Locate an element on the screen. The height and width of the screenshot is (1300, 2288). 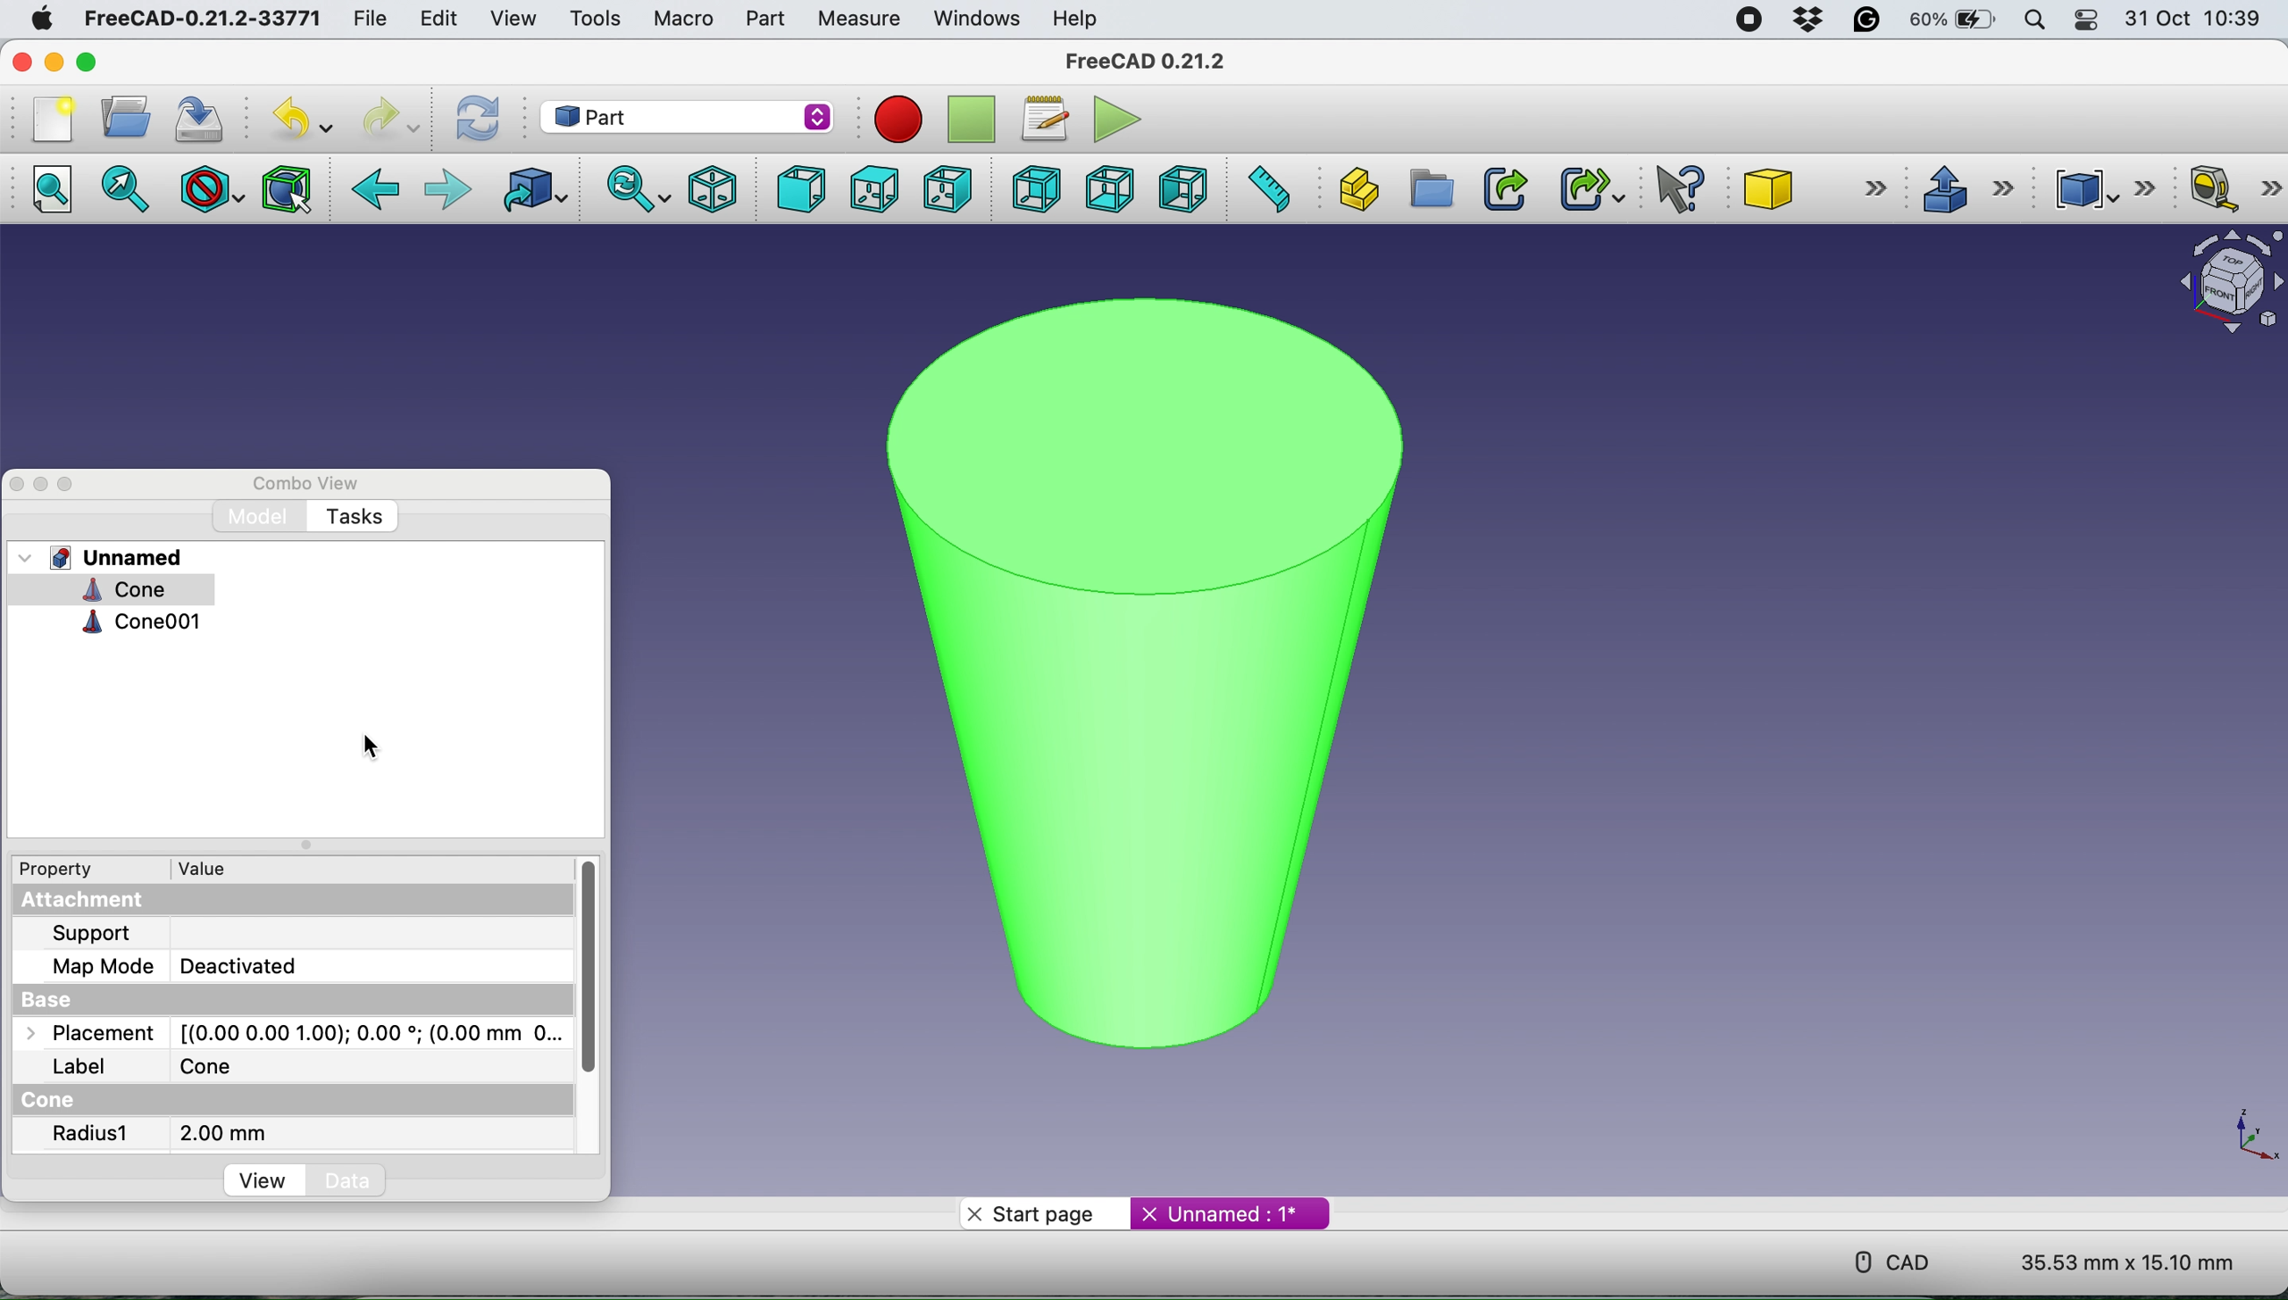
windows is located at coordinates (973, 18).